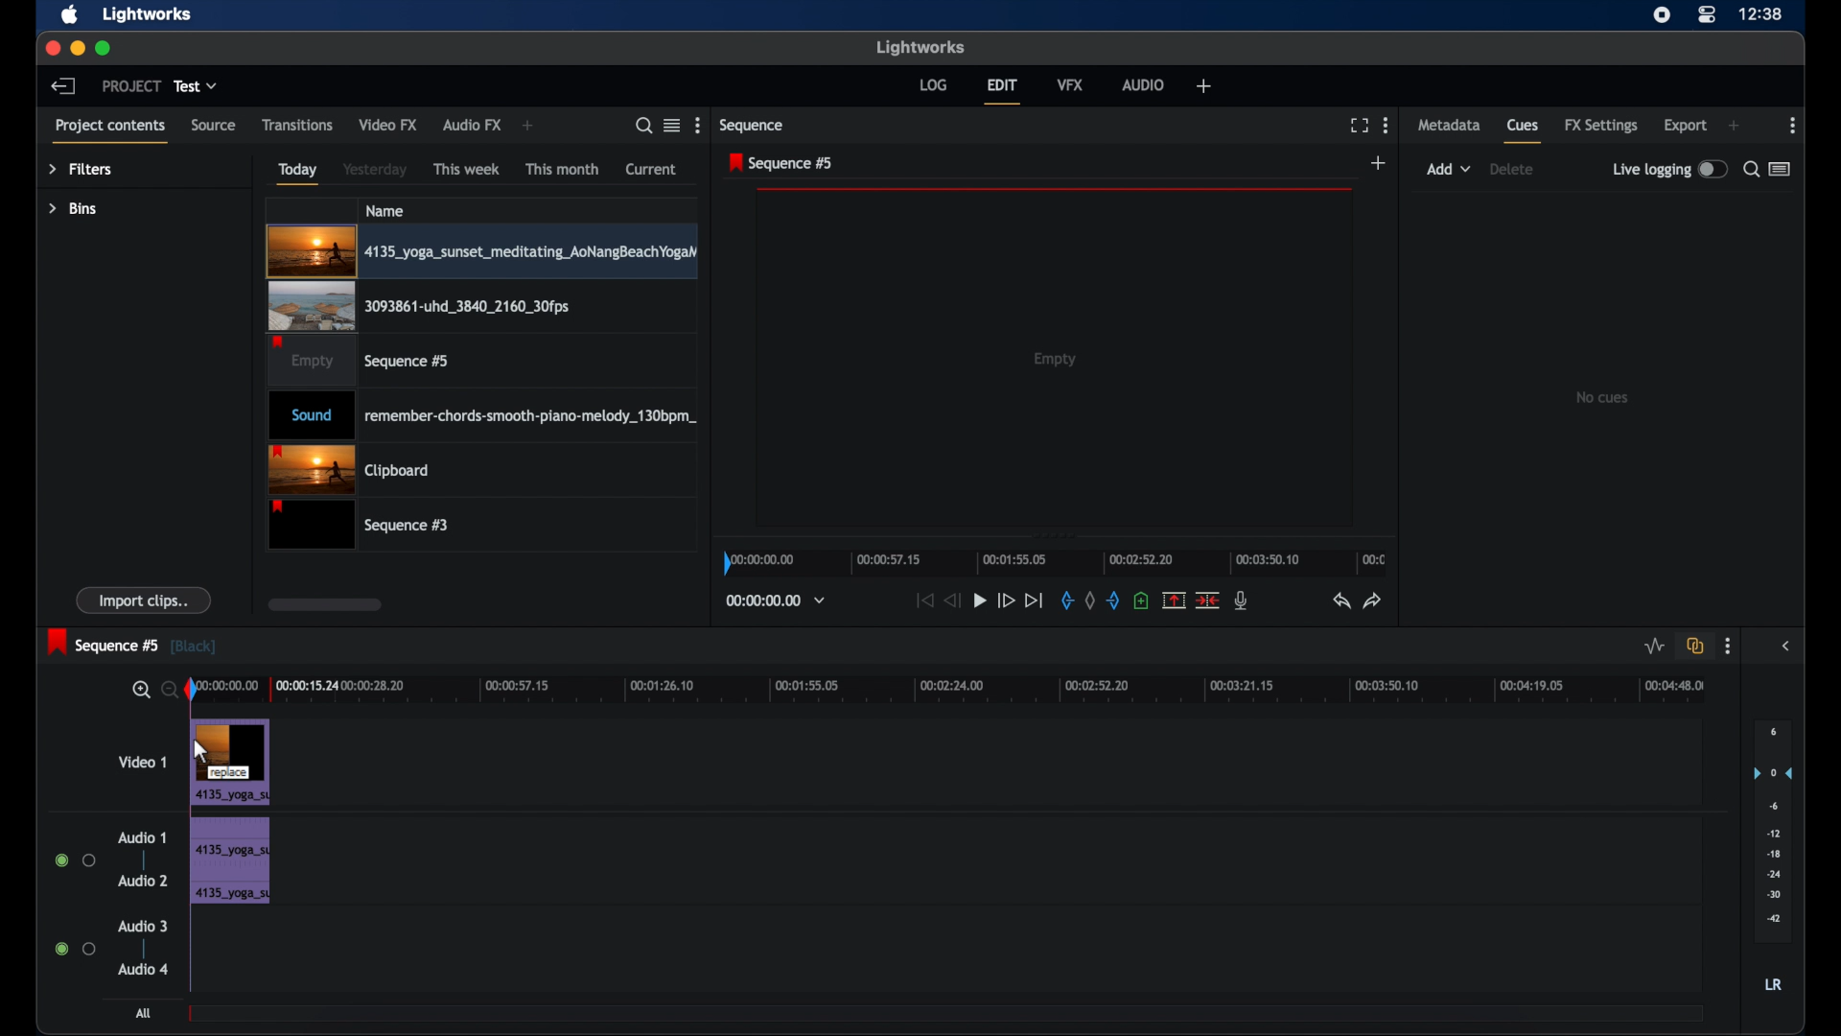  What do you see at coordinates (364, 527) in the screenshot?
I see `sequence 3` at bounding box center [364, 527].